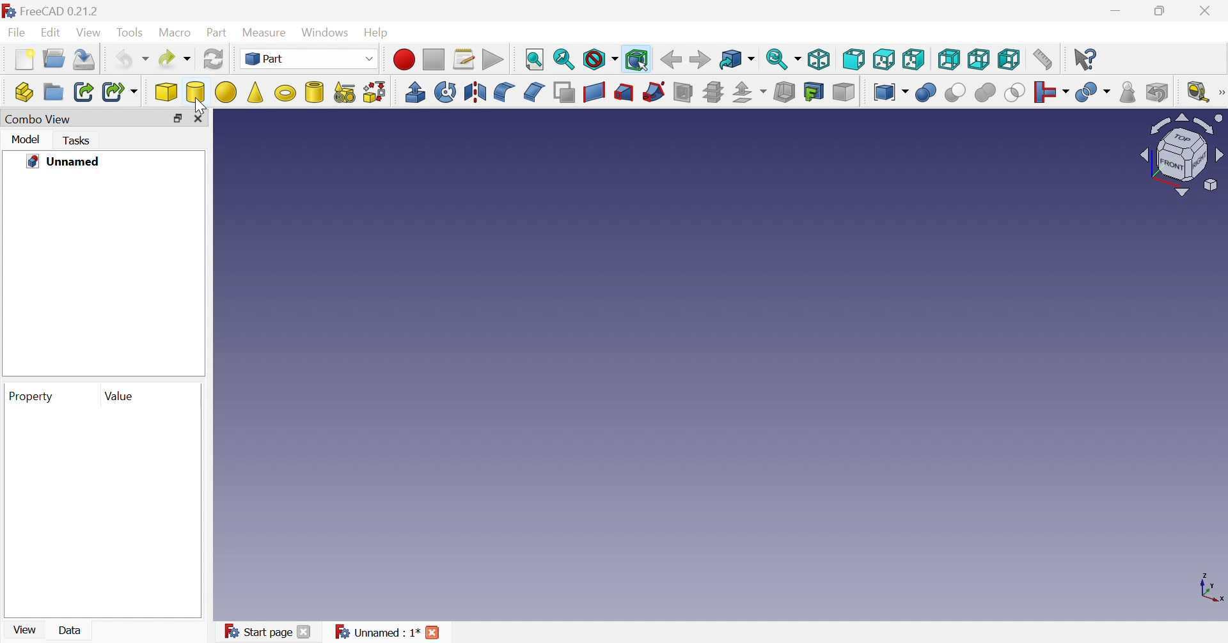 This screenshot has height=643, width=1228. I want to click on Macros, so click(464, 60).